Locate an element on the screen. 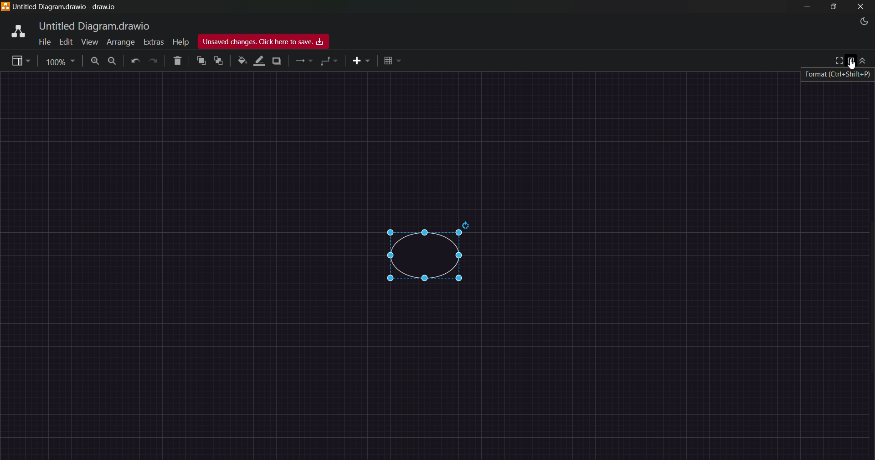 This screenshot has width=875, height=460. redo is located at coordinates (153, 62).